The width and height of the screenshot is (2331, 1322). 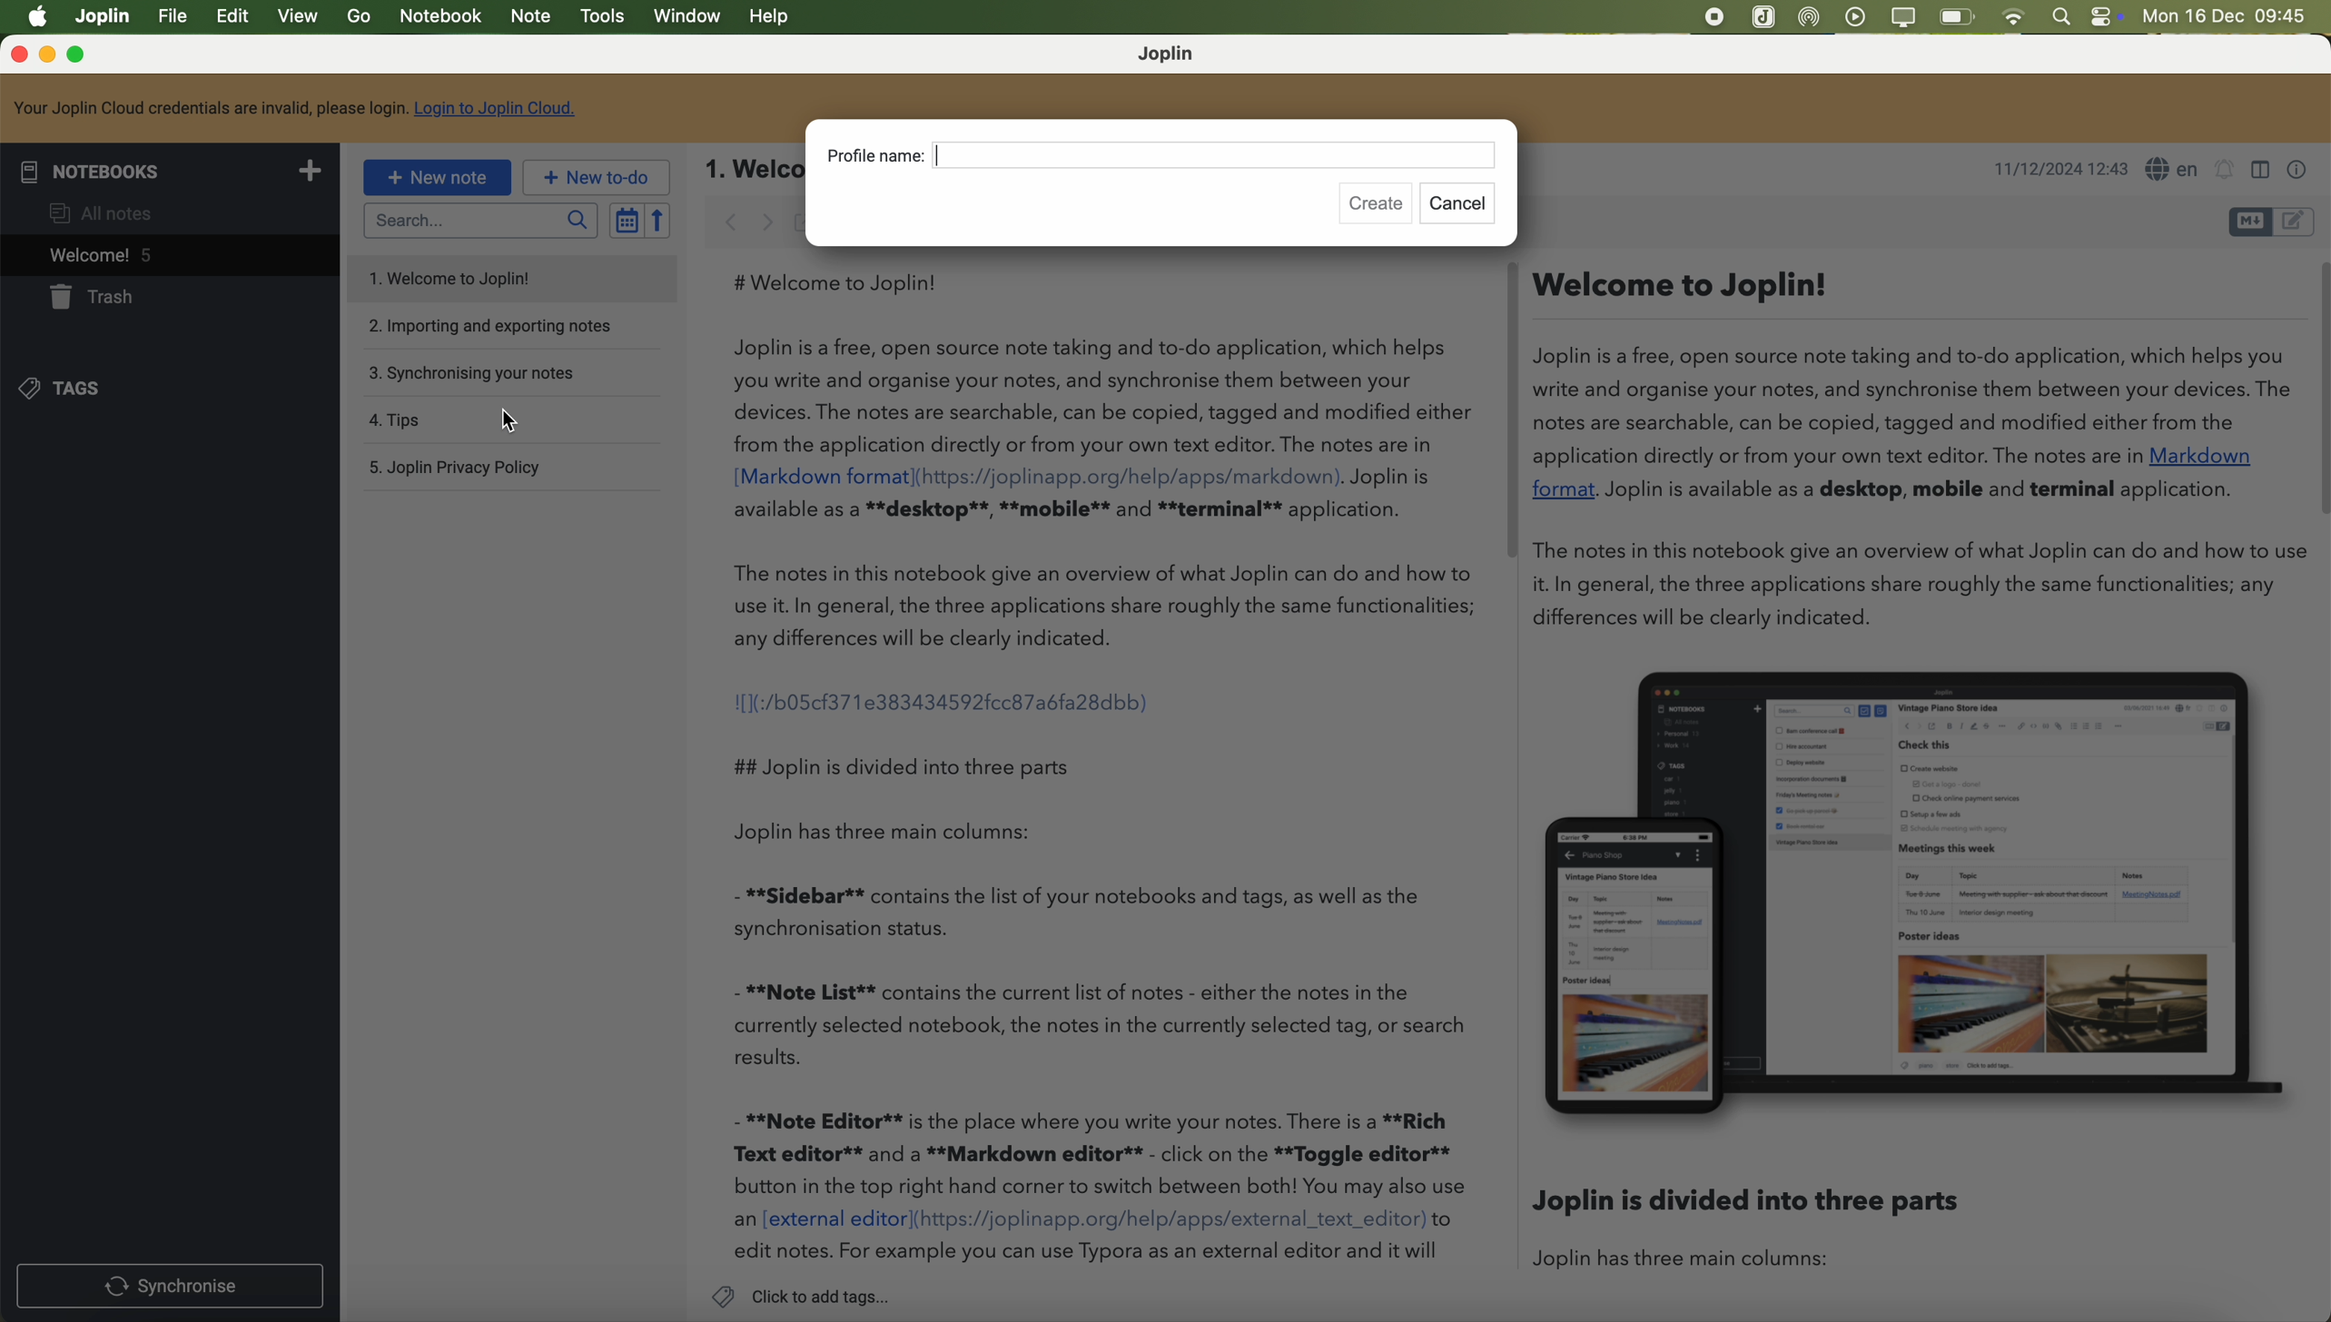 I want to click on Joplin app, so click(x=1764, y=19).